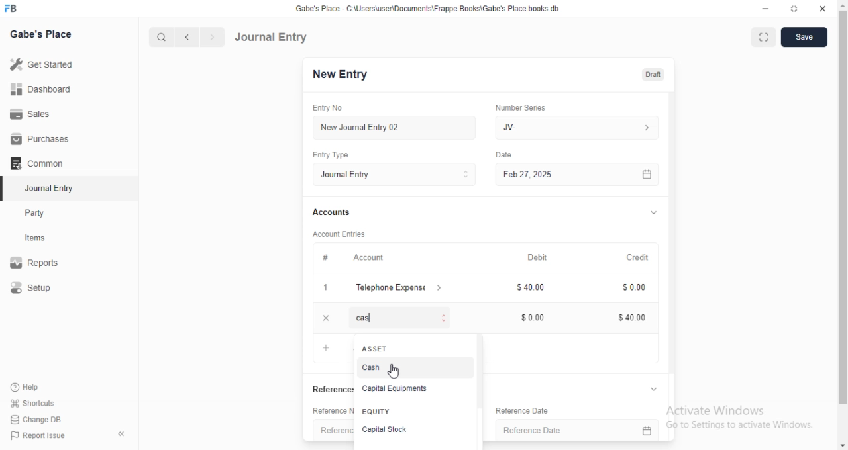 Image resolution: width=848 pixels, height=450 pixels. Describe the element at coordinates (655, 74) in the screenshot. I see `Draft` at that location.